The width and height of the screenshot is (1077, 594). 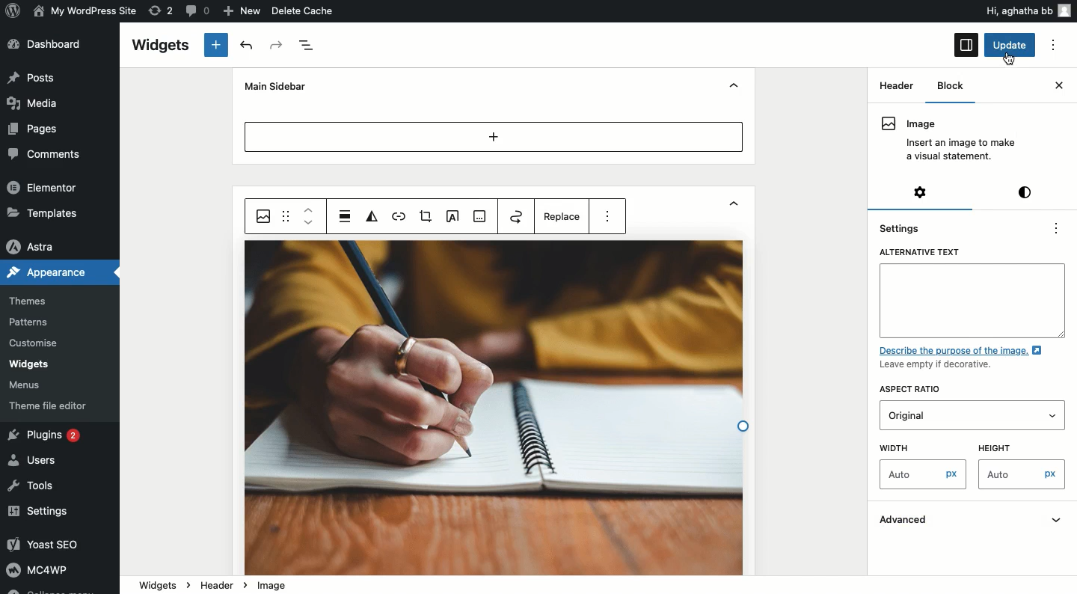 I want to click on Tools, so click(x=32, y=487).